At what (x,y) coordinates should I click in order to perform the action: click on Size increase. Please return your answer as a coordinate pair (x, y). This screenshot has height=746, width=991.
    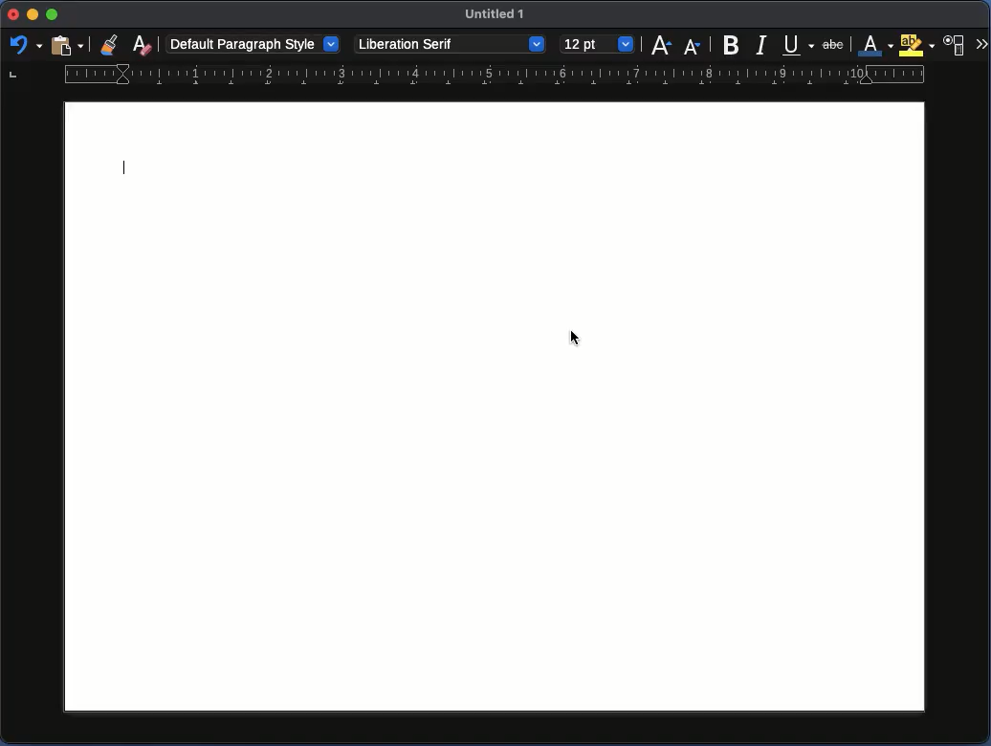
    Looking at the image, I should click on (663, 45).